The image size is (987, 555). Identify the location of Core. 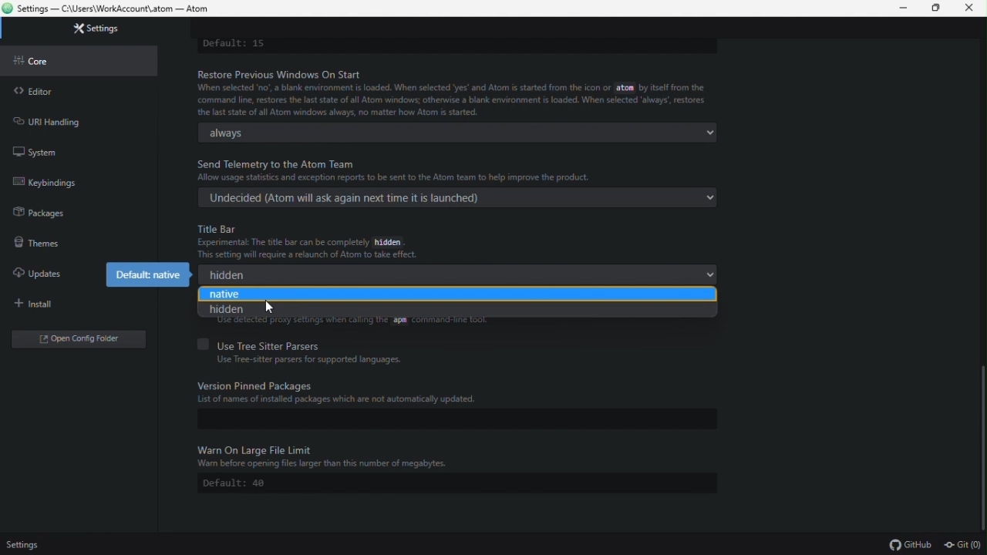
(85, 60).